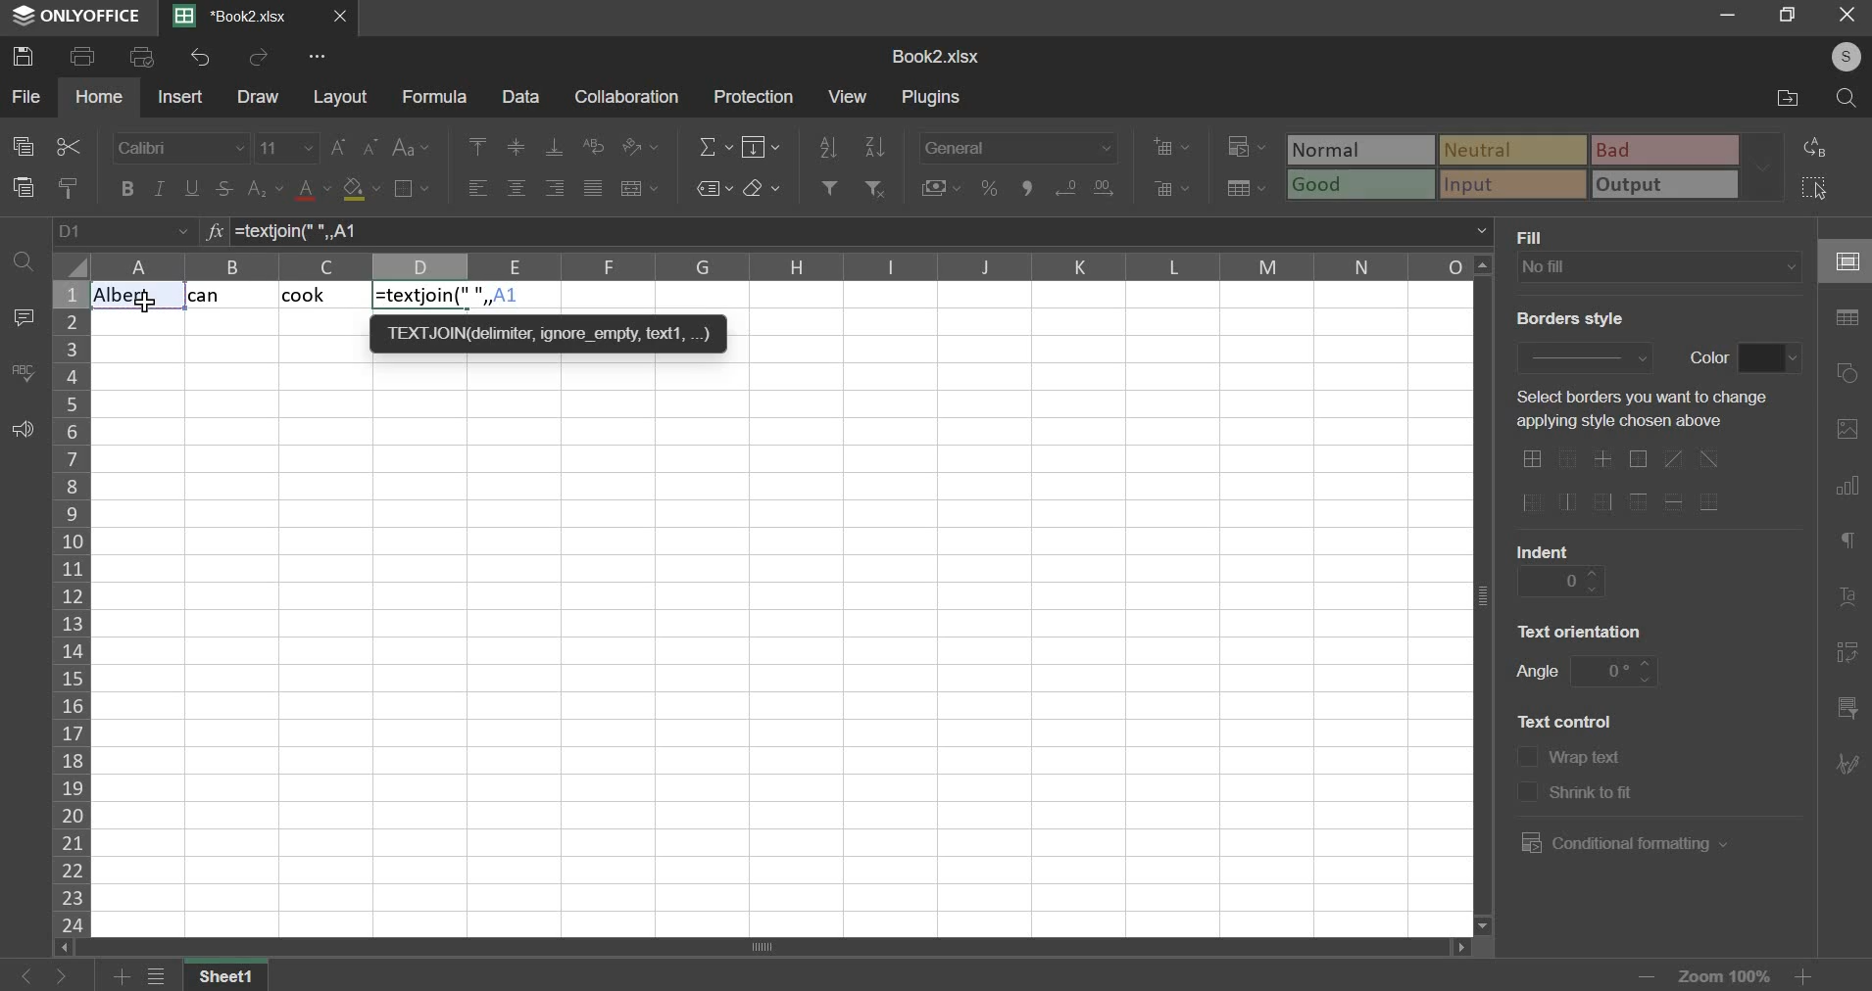 Image resolution: width=1872 pixels, height=991 pixels. I want to click on type, so click(1537, 167).